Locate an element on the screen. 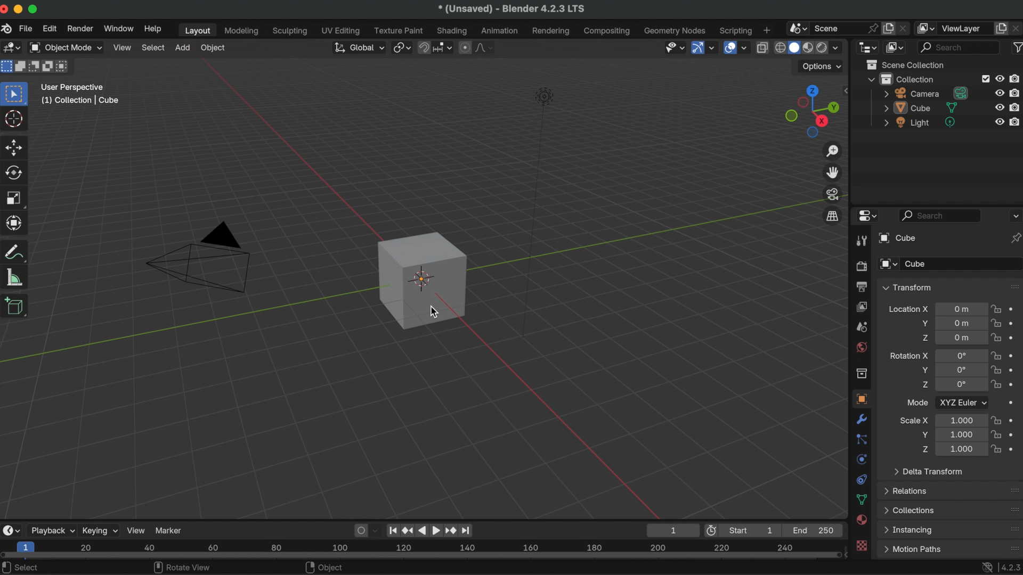 This screenshot has height=575, width=1023. composting is located at coordinates (608, 31).